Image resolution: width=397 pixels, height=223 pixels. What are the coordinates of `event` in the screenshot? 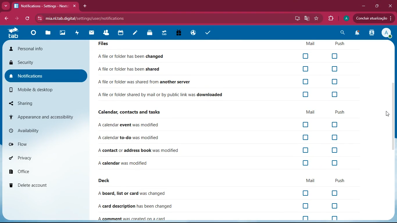 It's located at (158, 125).